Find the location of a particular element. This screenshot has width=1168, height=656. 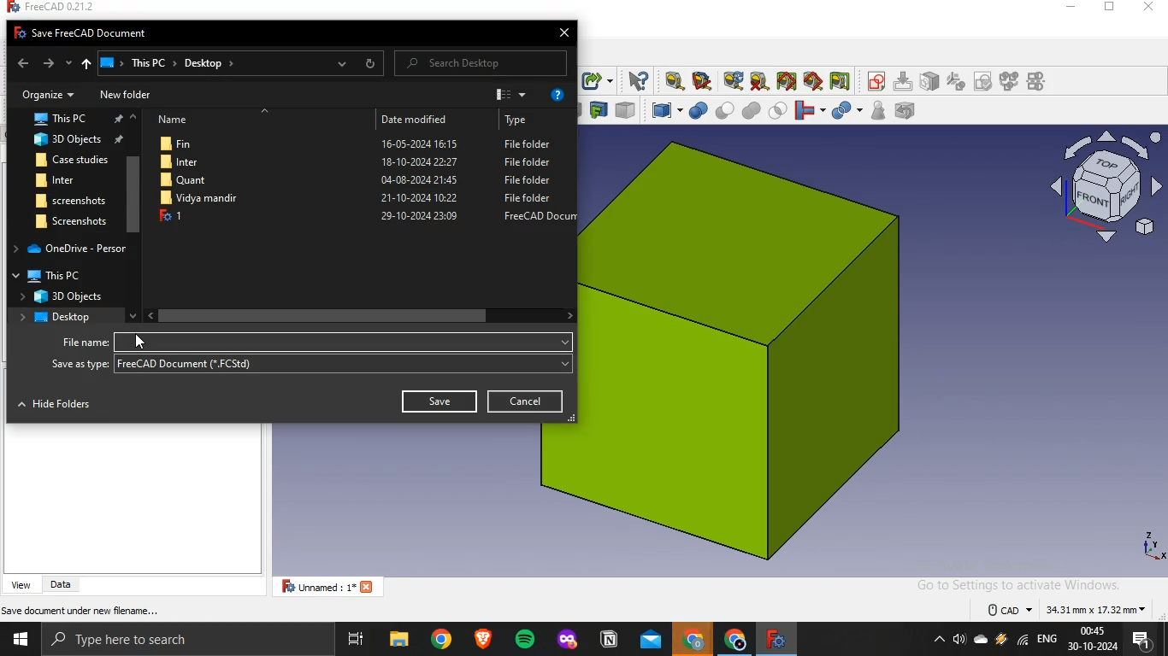

type here to search is located at coordinates (172, 640).